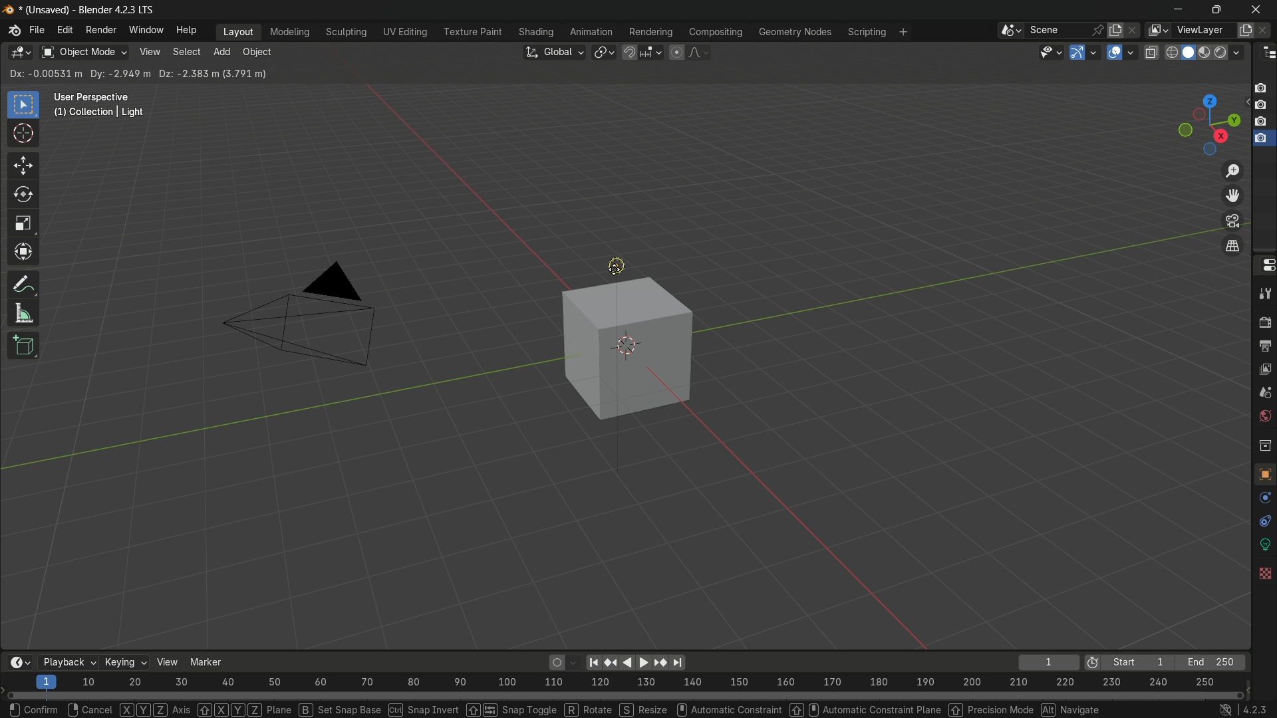  I want to click on editor type, so click(1265, 54).